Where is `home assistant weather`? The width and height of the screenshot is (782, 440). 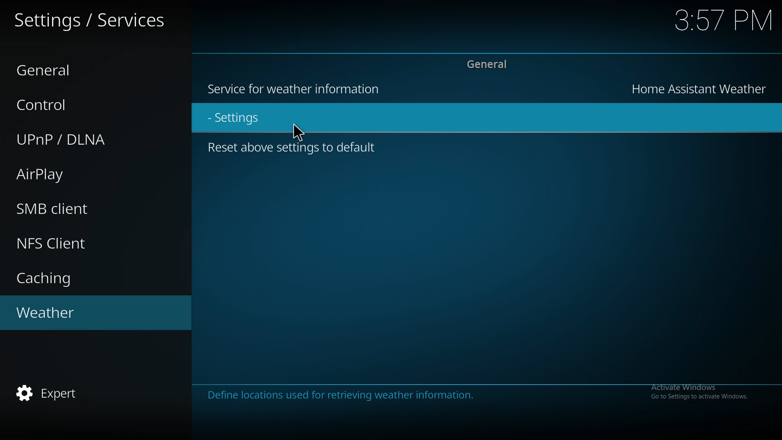
home assistant weather is located at coordinates (700, 88).